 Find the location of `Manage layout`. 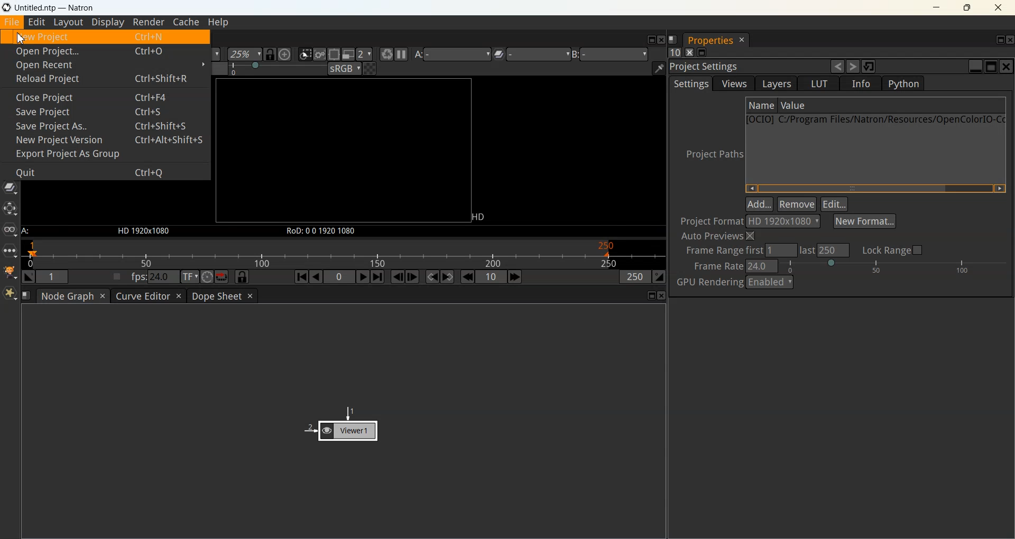

Manage layout is located at coordinates (672, 39).